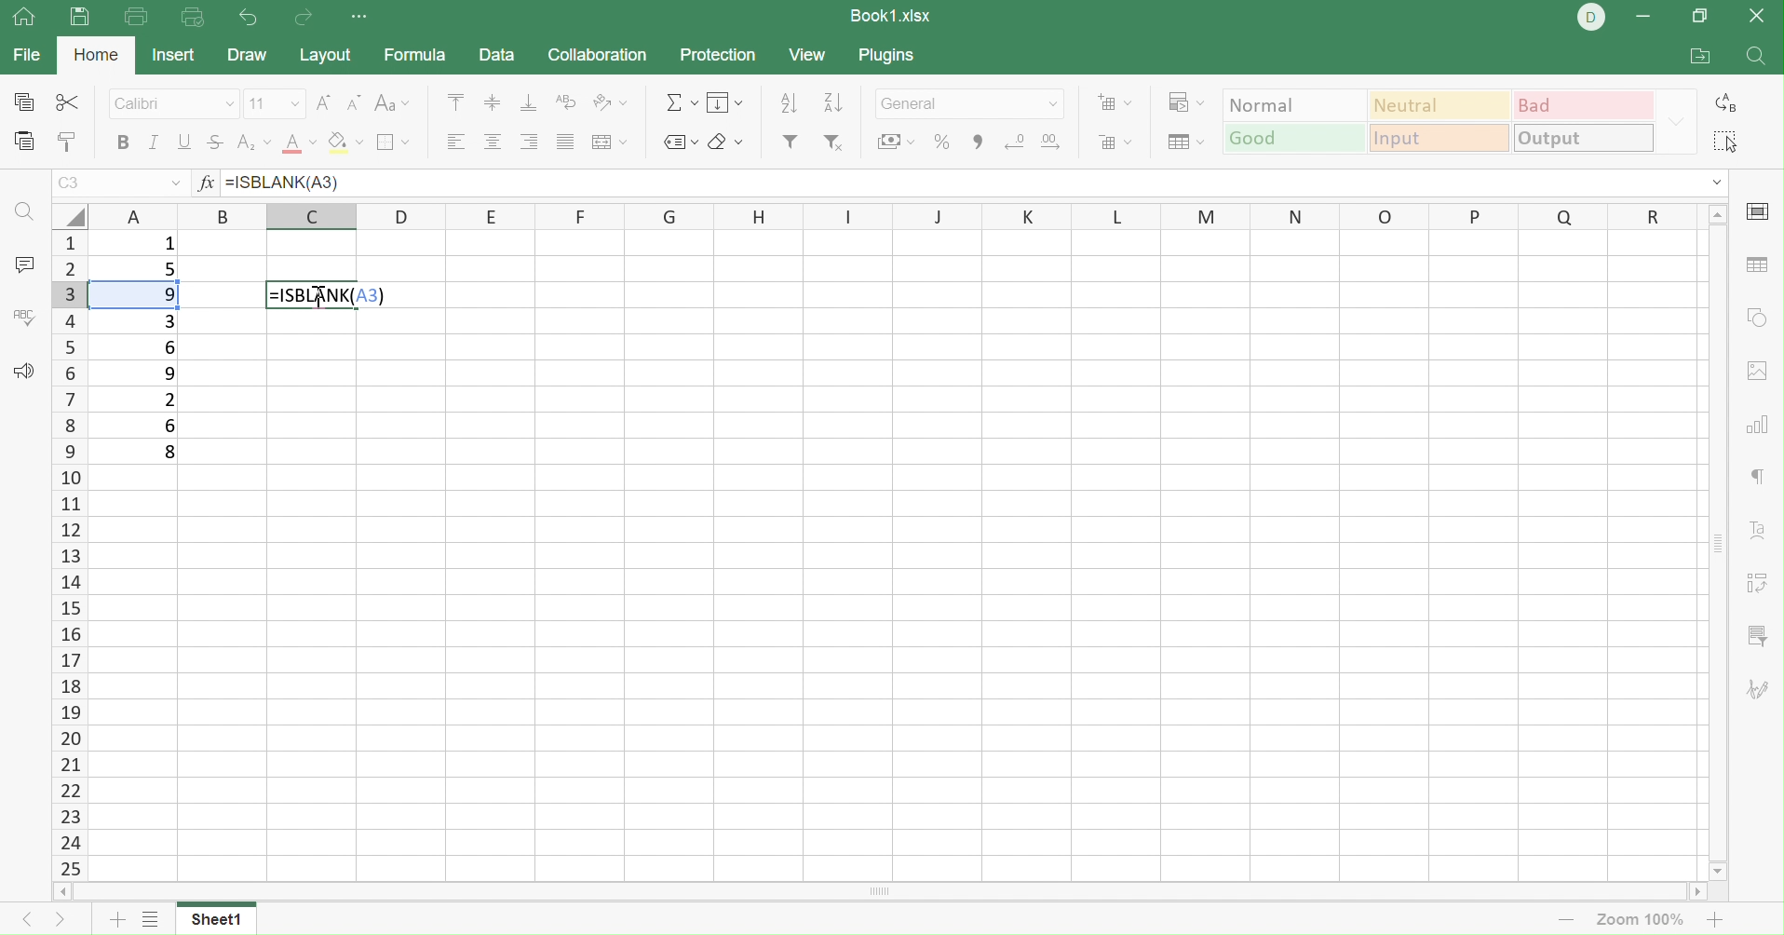 This screenshot has width=1784, height=935. I want to click on Bad, so click(1586, 104).